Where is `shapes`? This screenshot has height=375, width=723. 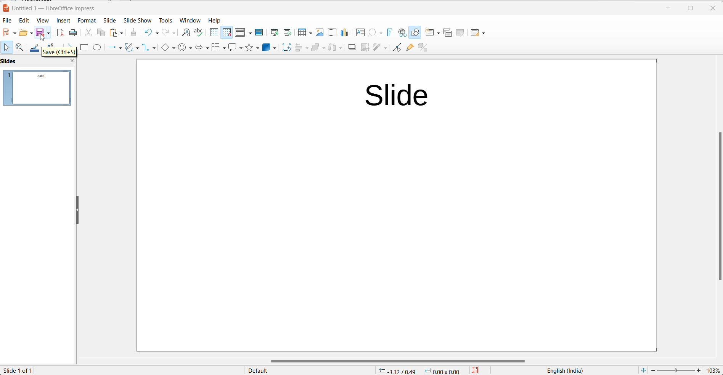 shapes is located at coordinates (253, 49).